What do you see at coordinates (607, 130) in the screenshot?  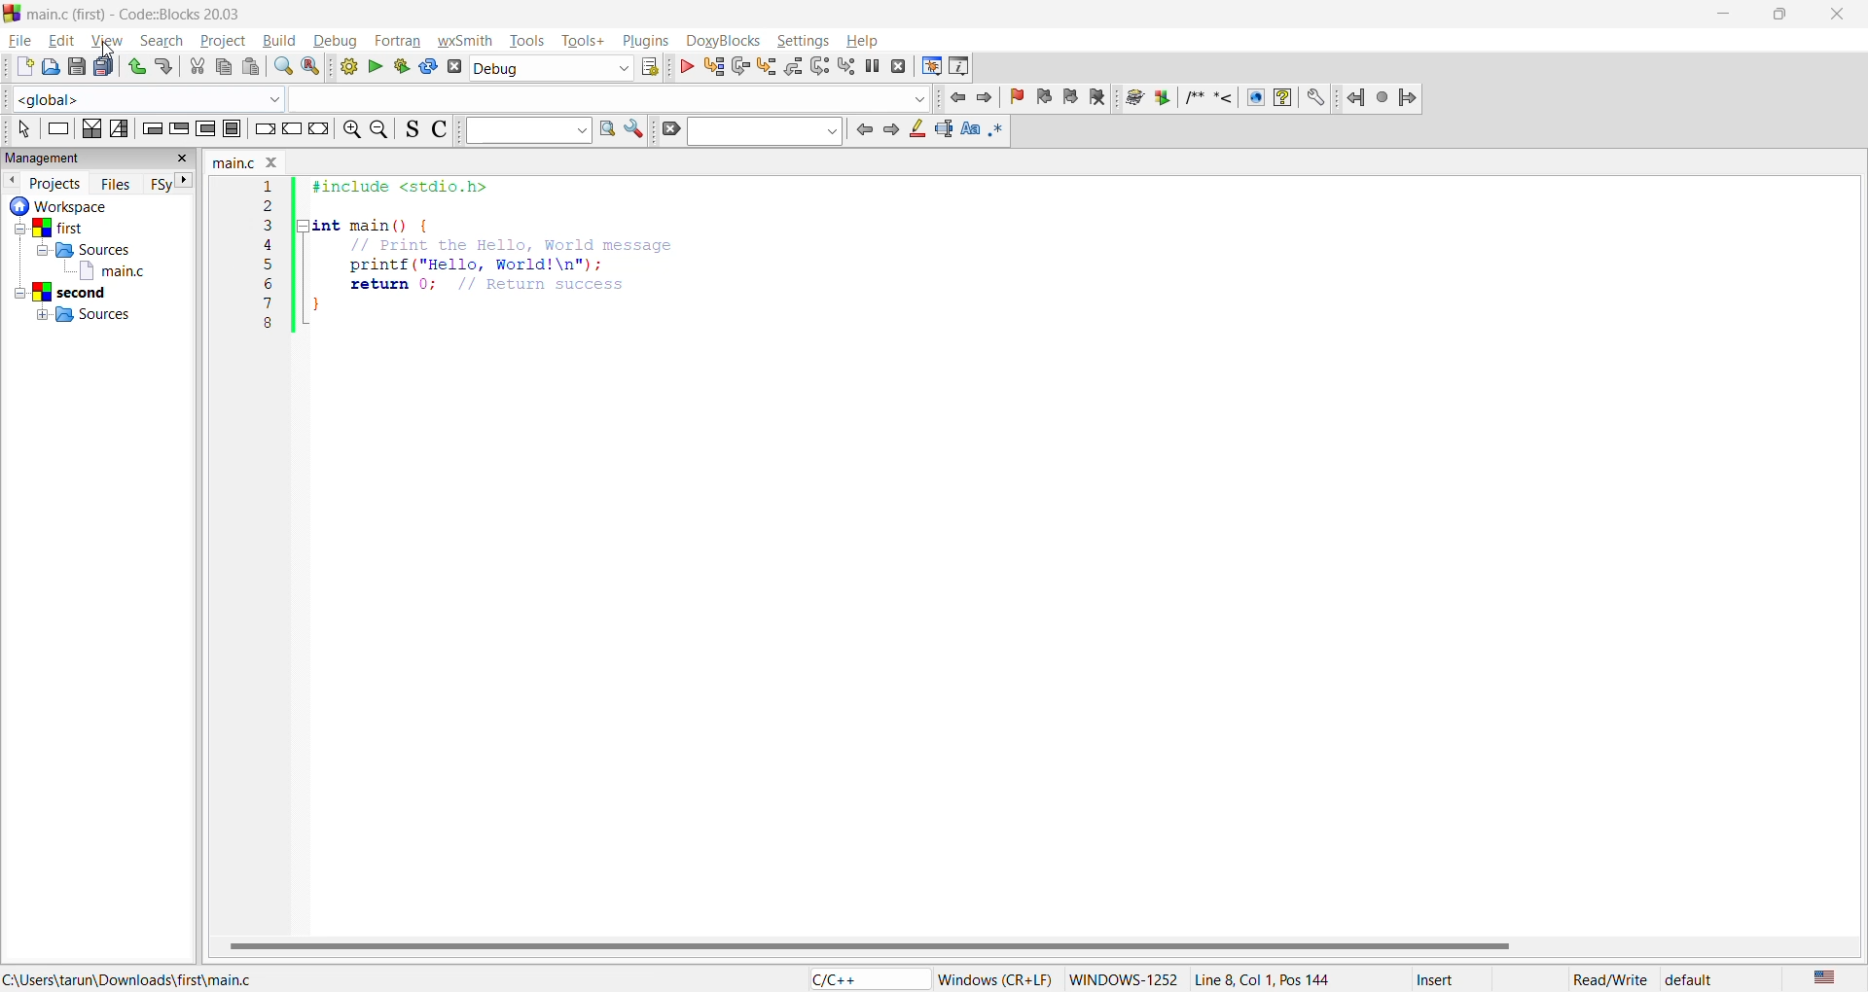 I see `run search` at bounding box center [607, 130].